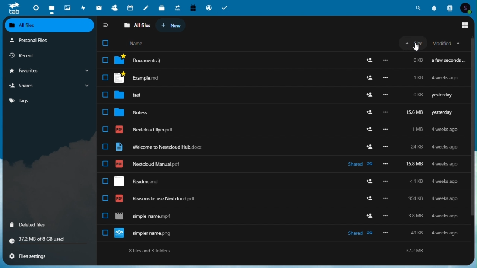 The width and height of the screenshot is (477, 268). I want to click on Nextcloud Manual pdf, so click(282, 166).